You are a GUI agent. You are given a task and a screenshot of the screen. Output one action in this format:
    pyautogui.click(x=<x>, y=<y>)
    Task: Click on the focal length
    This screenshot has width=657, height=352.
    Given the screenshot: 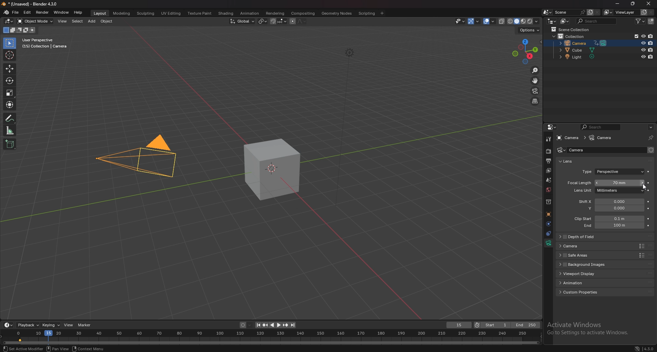 What is the action you would take?
    pyautogui.click(x=604, y=183)
    